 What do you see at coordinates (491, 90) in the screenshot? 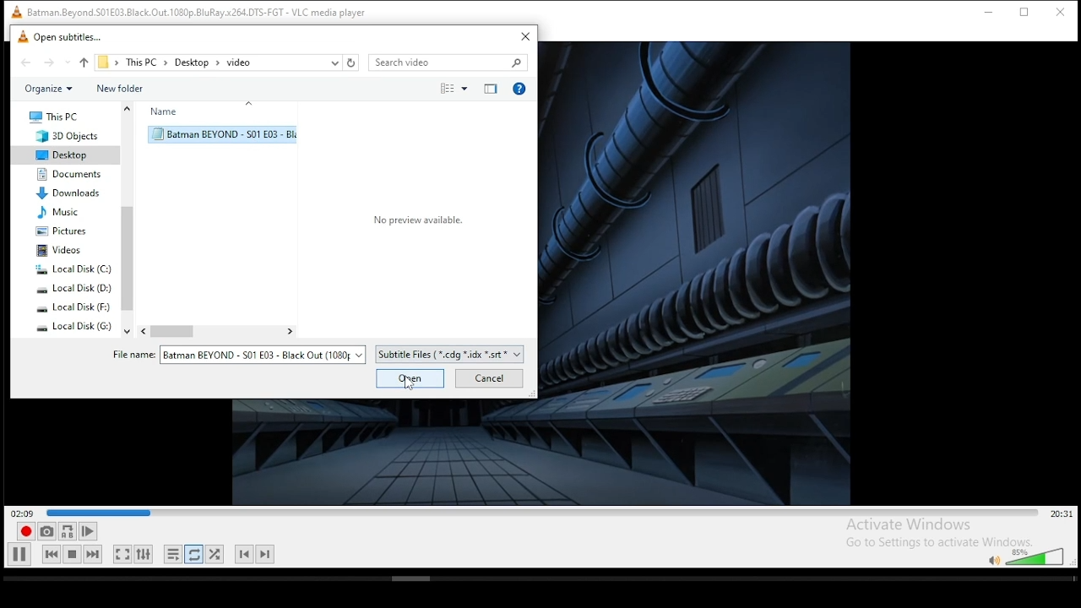
I see `close preview pane` at bounding box center [491, 90].